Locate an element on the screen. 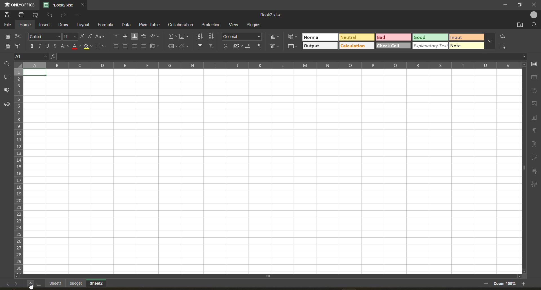 The height and width of the screenshot is (290, 541). scroll bar is located at coordinates (523, 156).